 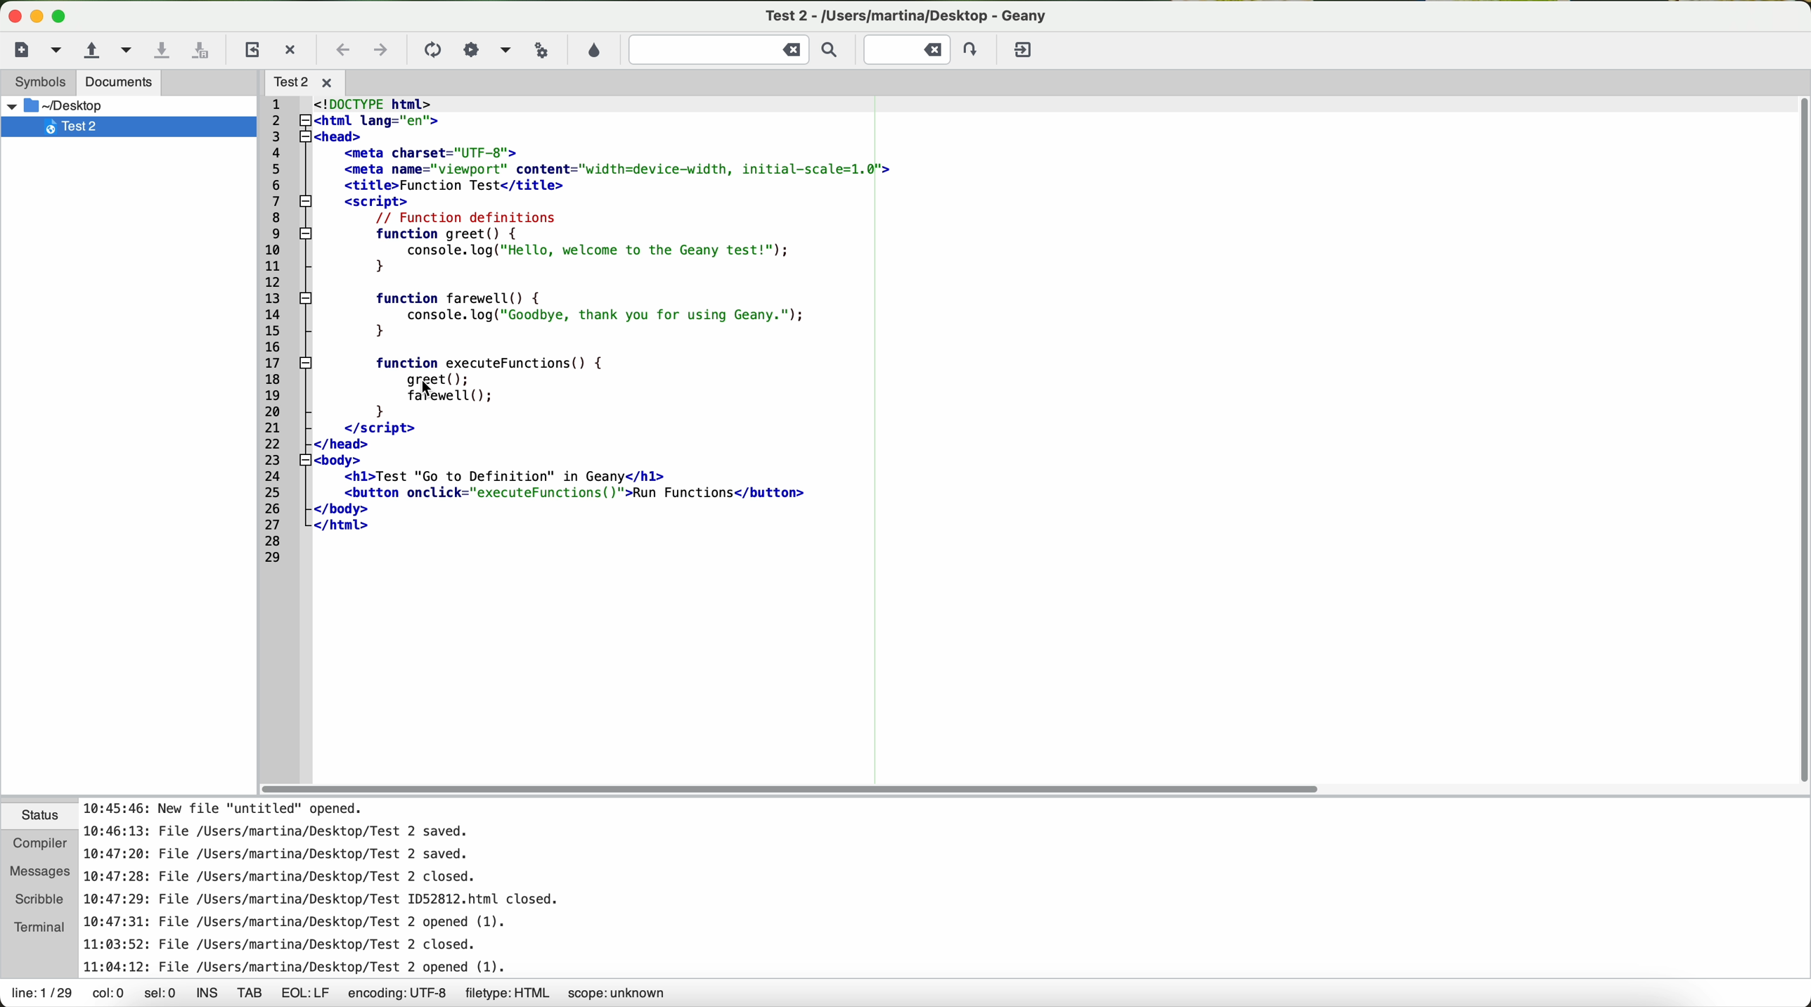 What do you see at coordinates (60, 52) in the screenshot?
I see `create a new file from a template` at bounding box center [60, 52].